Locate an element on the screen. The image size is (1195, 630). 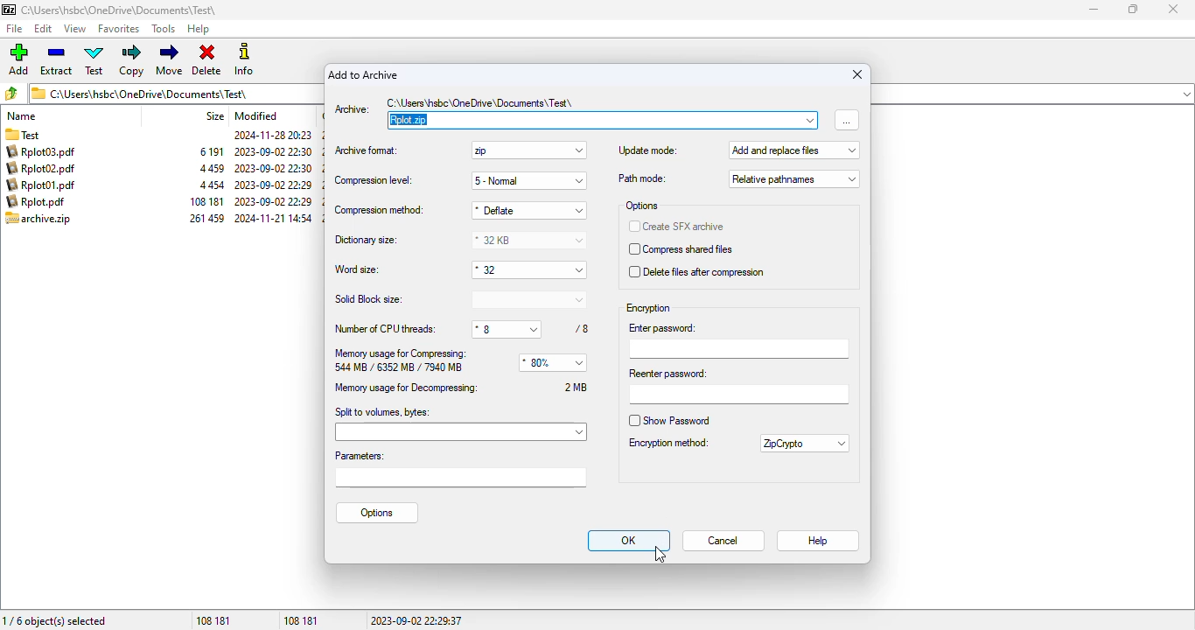
close is located at coordinates (857, 73).